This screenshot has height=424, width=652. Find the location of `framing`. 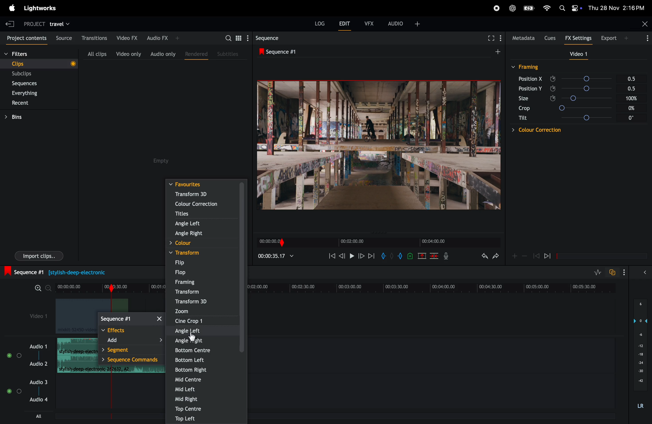

framing is located at coordinates (526, 67).